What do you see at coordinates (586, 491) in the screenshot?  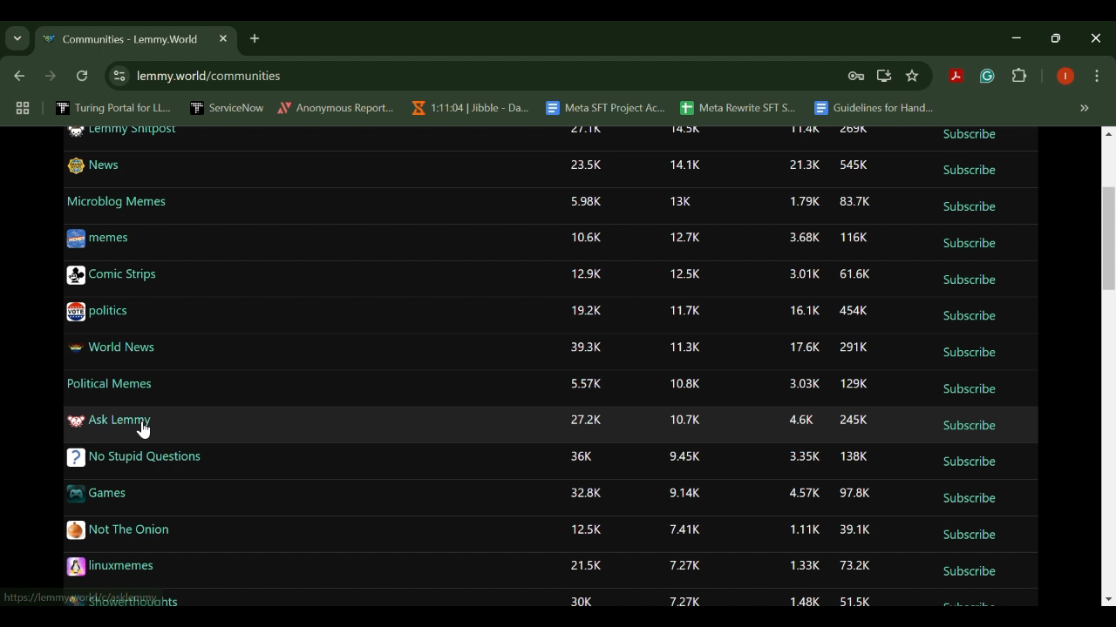 I see `32.8K` at bounding box center [586, 491].